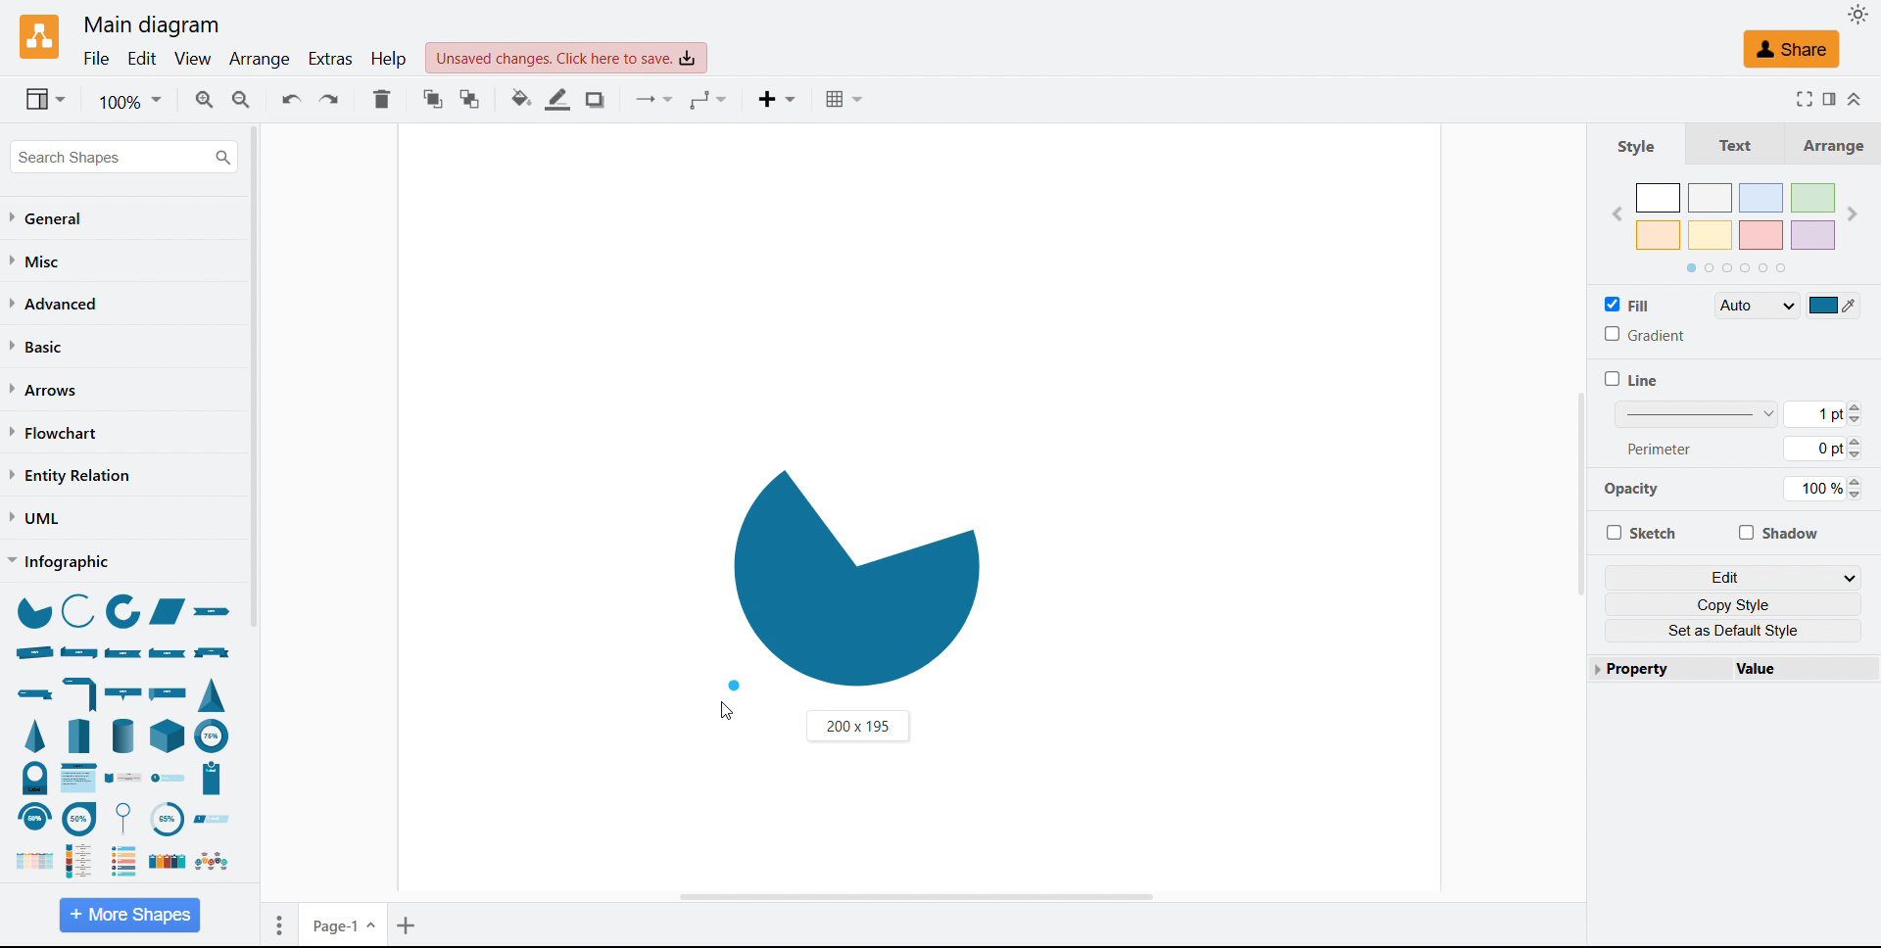 This screenshot has width=1881, height=948. Describe the element at coordinates (1857, 100) in the screenshot. I see `Collapse ` at that location.